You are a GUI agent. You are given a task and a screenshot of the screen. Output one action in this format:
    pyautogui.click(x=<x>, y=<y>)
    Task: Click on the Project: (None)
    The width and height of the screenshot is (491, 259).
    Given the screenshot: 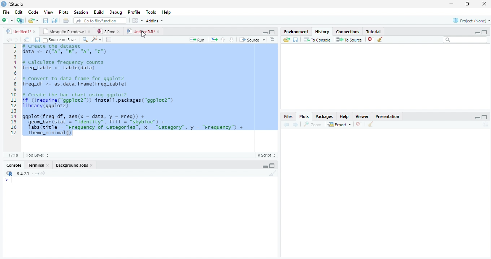 What is the action you would take?
    pyautogui.click(x=469, y=21)
    